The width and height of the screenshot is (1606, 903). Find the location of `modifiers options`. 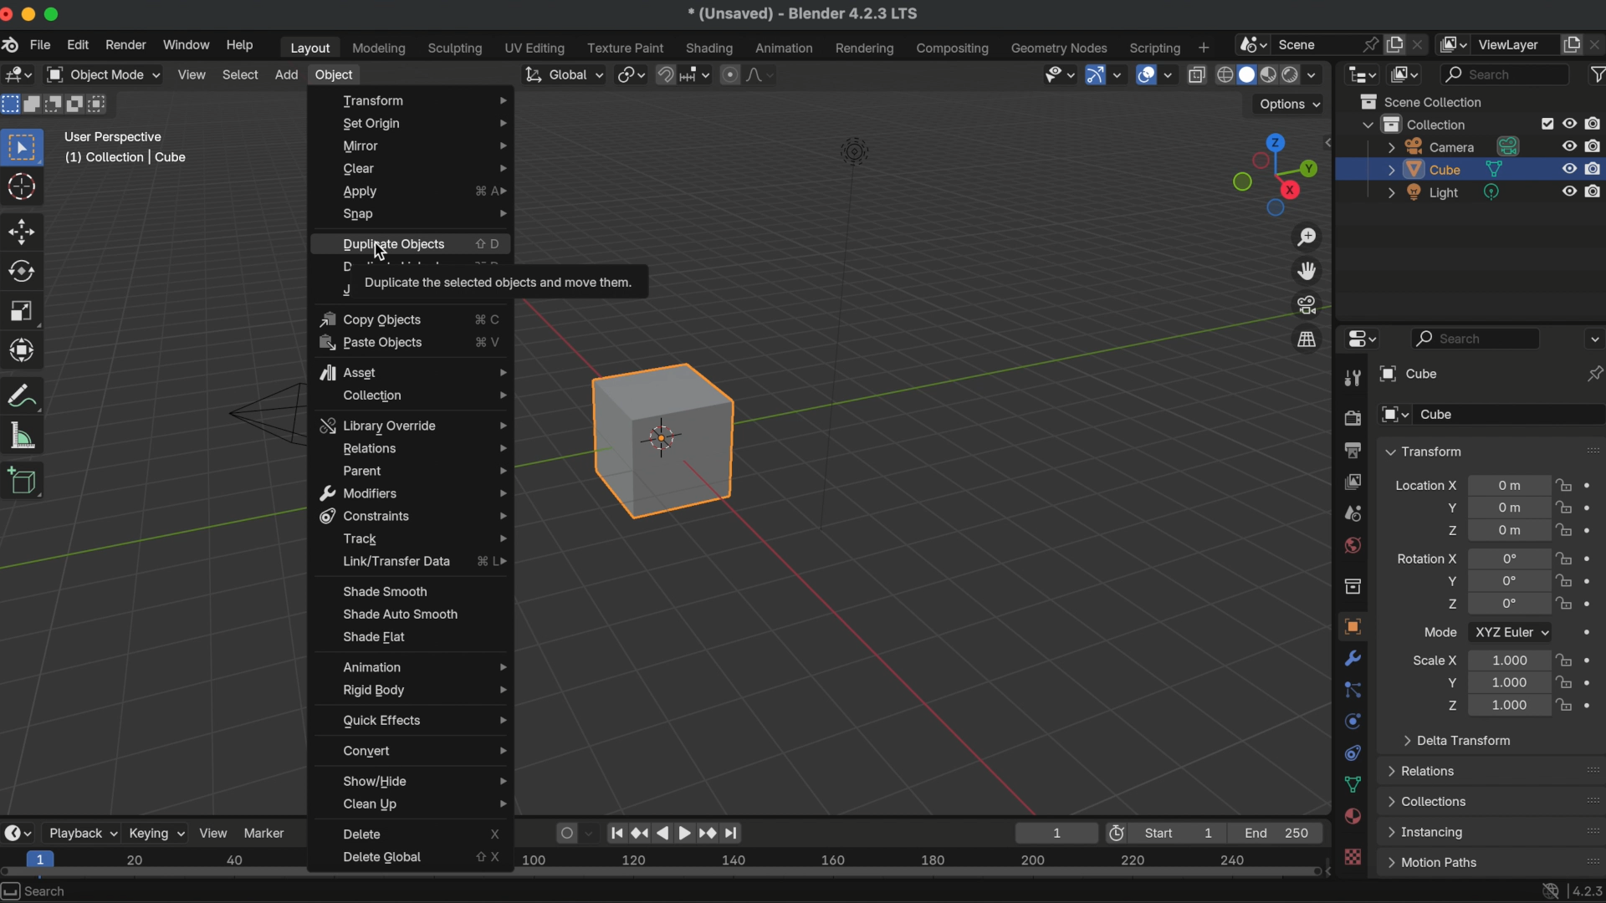

modifiers options is located at coordinates (412, 494).